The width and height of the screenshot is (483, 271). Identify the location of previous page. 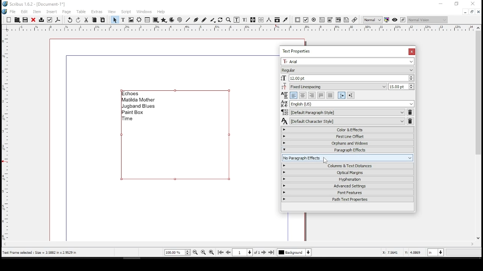
(229, 252).